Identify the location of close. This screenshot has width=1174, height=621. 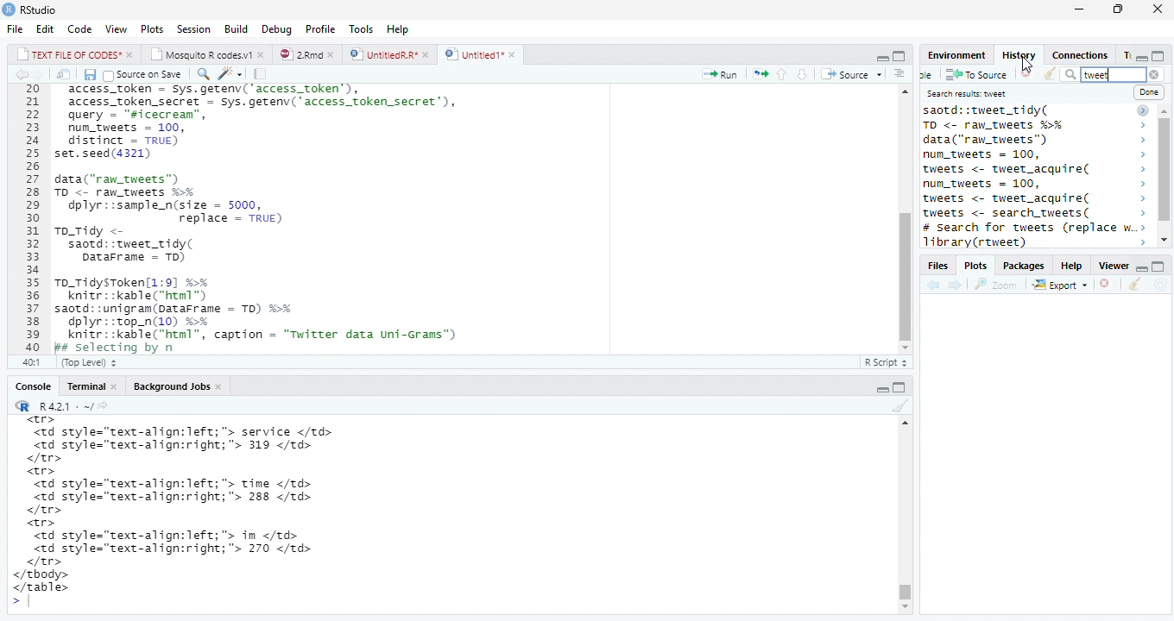
(1160, 10).